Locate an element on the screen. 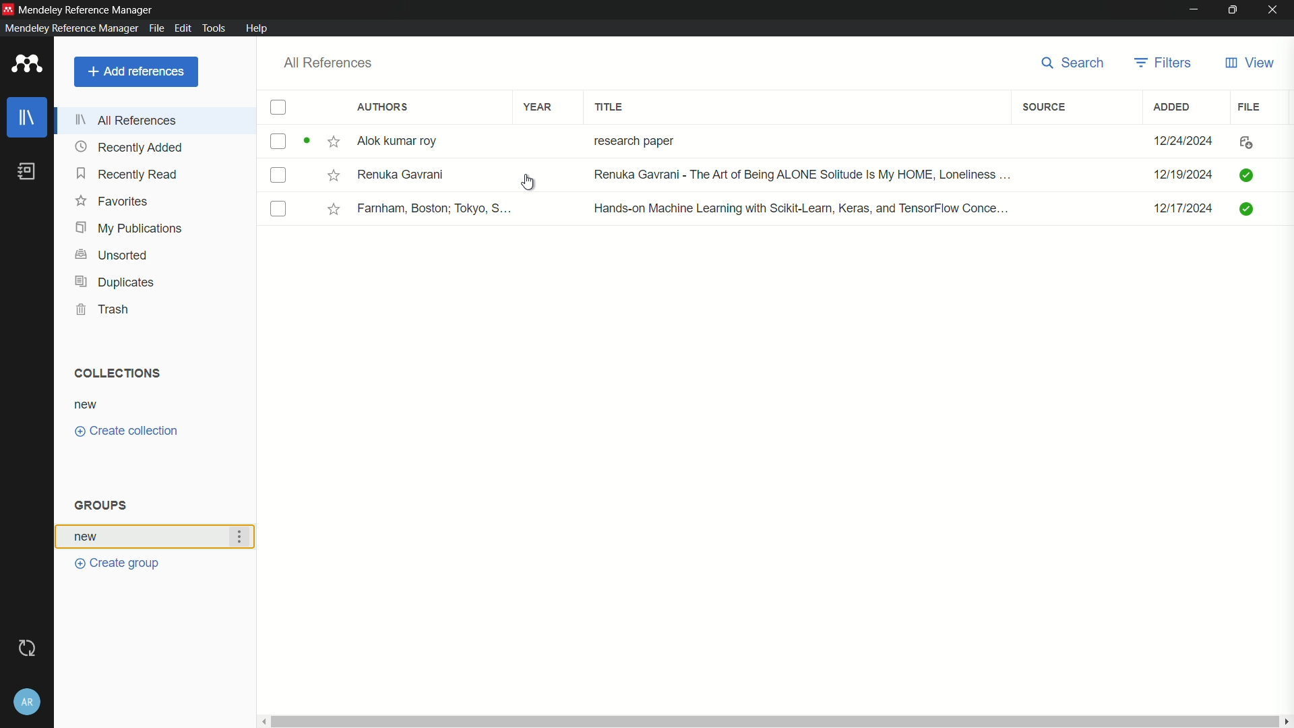  unsorted is located at coordinates (112, 253).